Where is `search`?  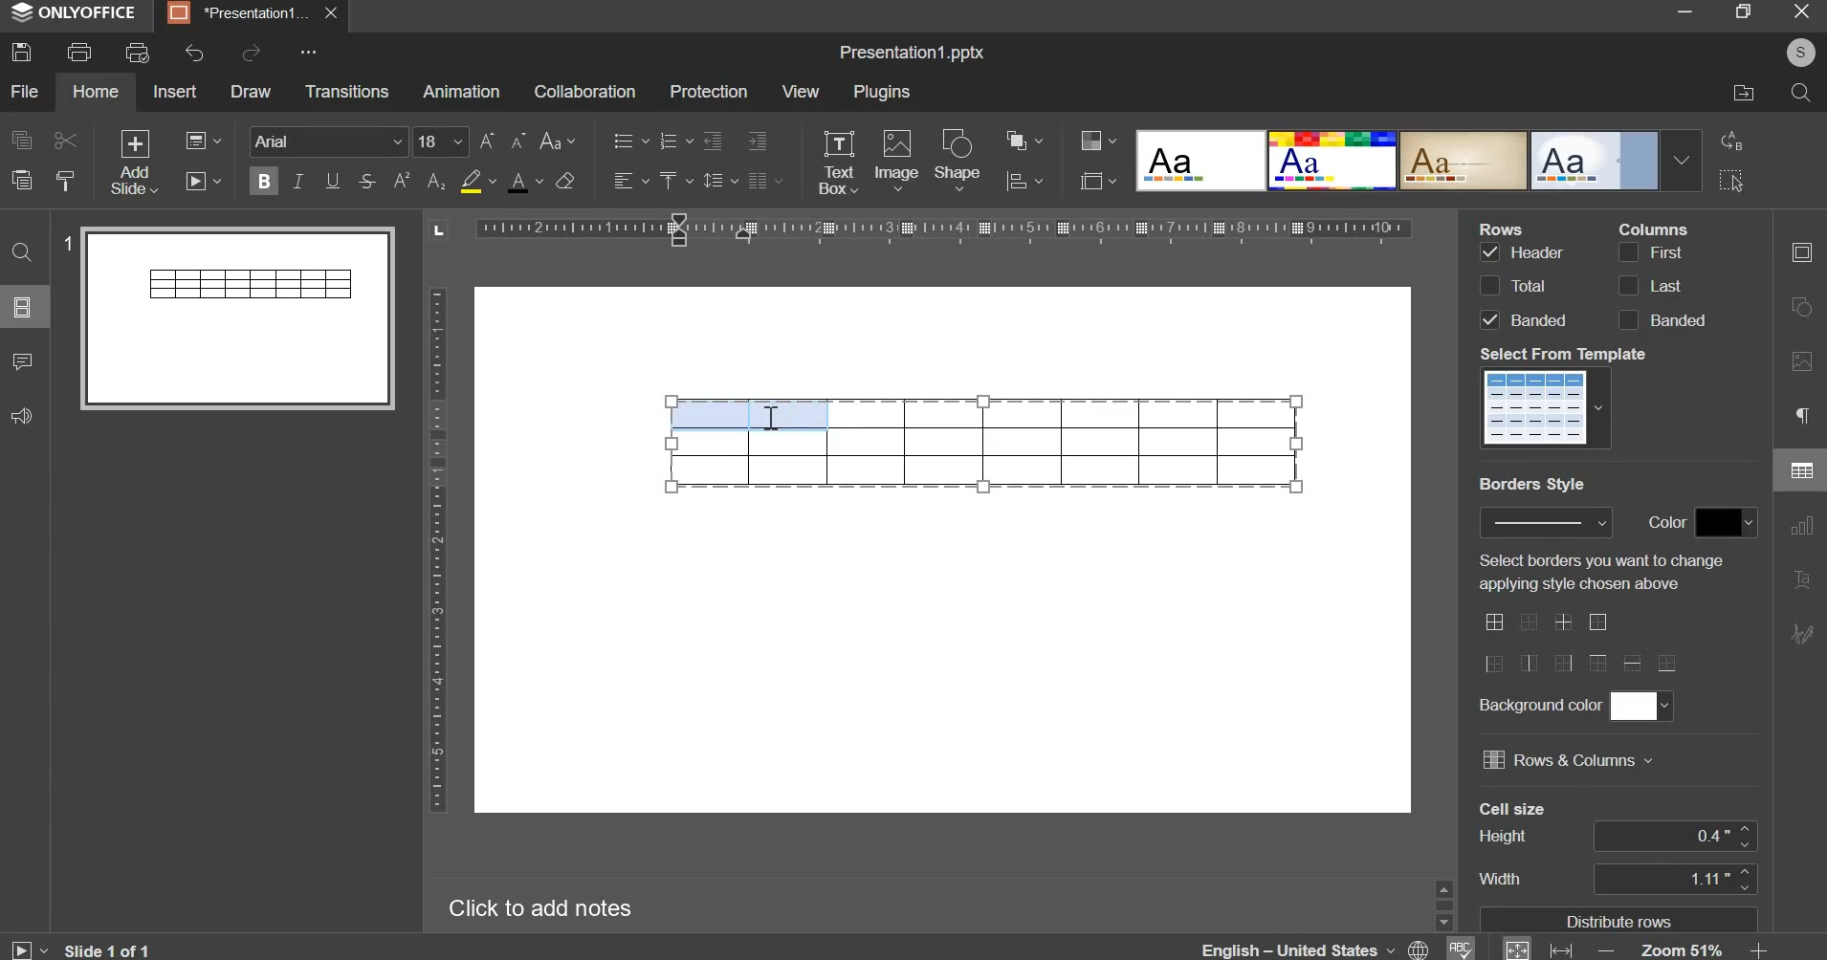
search is located at coordinates (1799, 93).